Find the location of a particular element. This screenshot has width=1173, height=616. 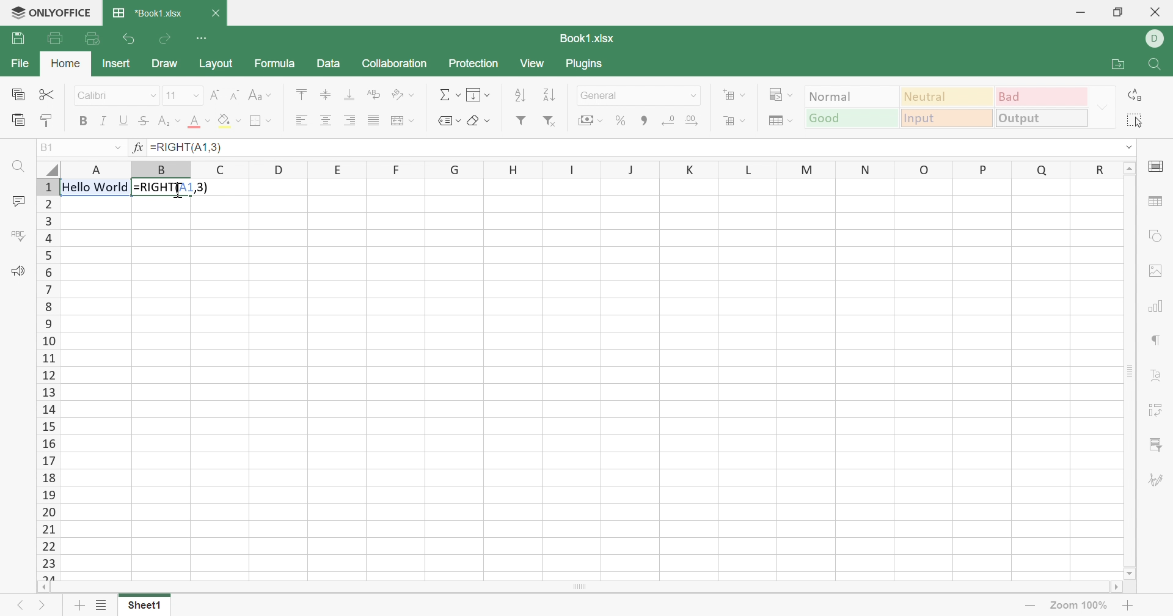

Change case is located at coordinates (261, 94).